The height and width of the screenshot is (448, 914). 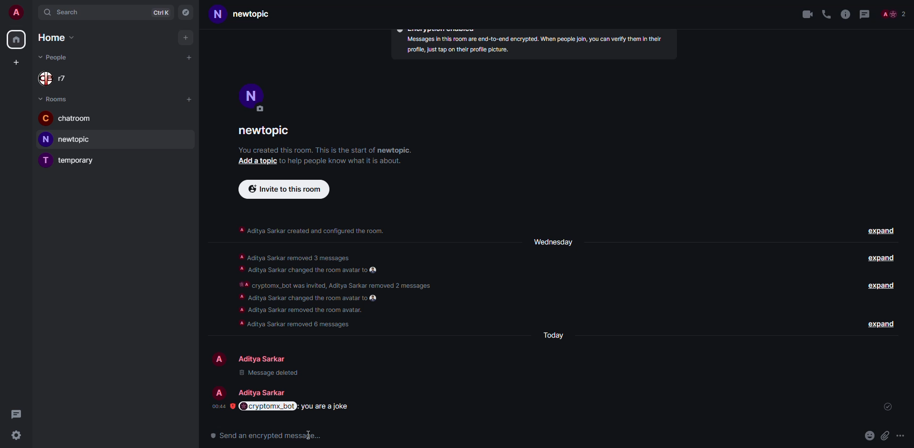 What do you see at coordinates (252, 162) in the screenshot?
I see `add` at bounding box center [252, 162].